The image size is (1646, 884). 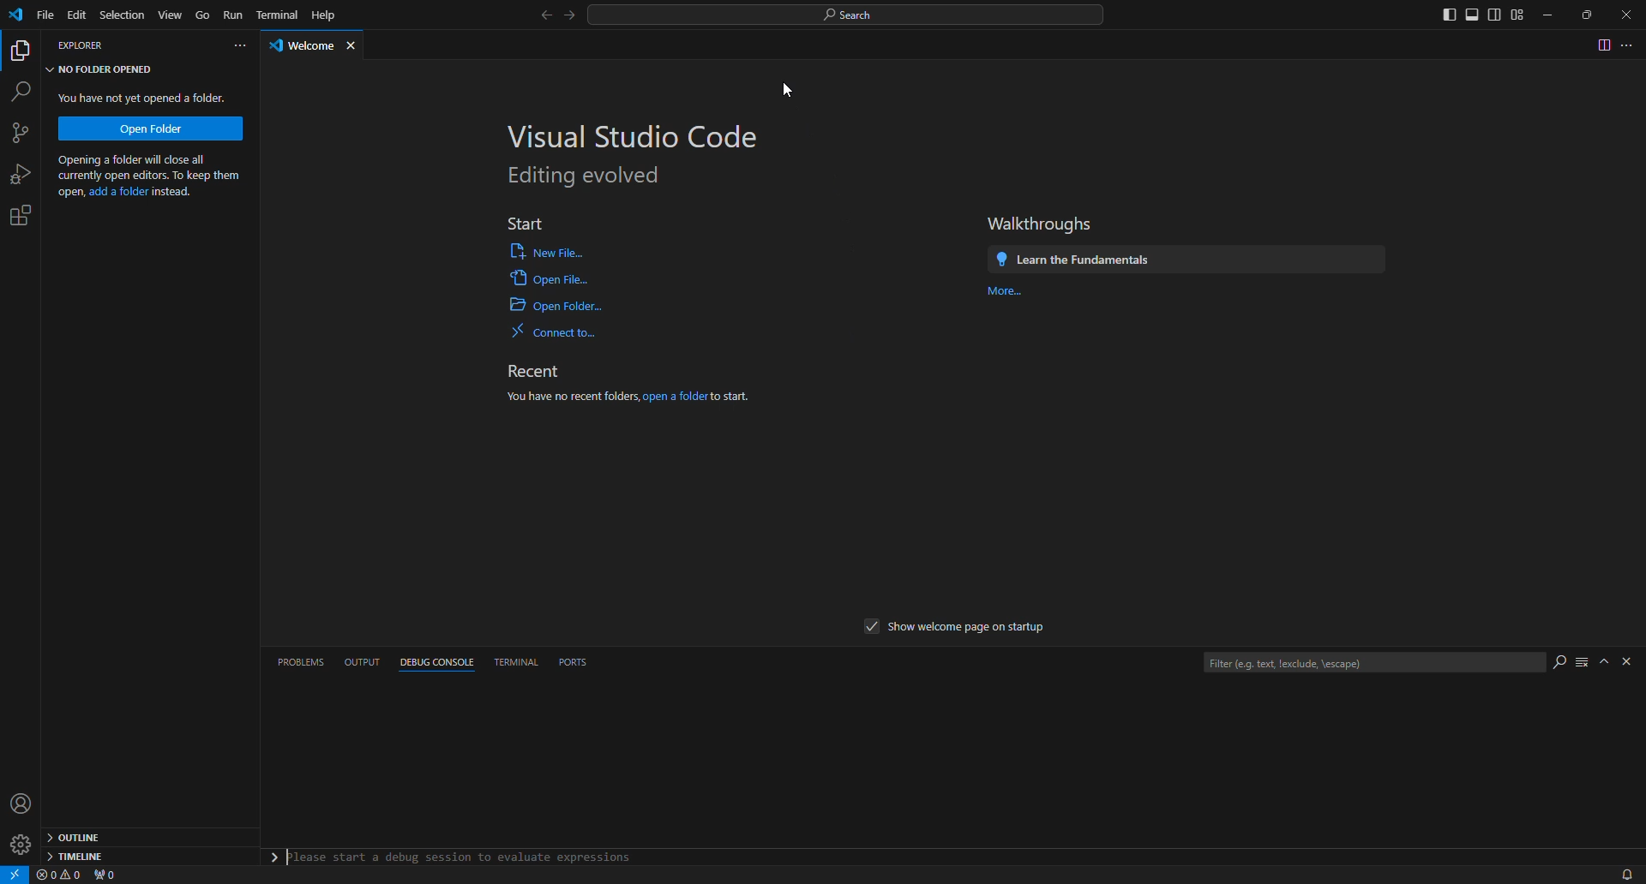 What do you see at coordinates (1624, 872) in the screenshot?
I see `notifications` at bounding box center [1624, 872].